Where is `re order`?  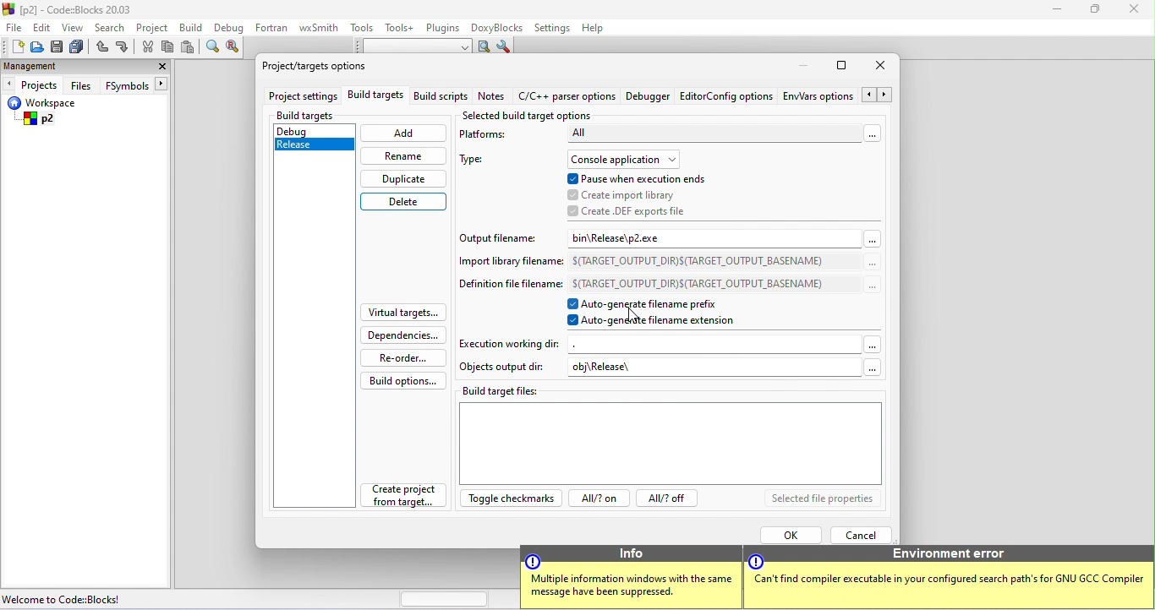
re order is located at coordinates (400, 357).